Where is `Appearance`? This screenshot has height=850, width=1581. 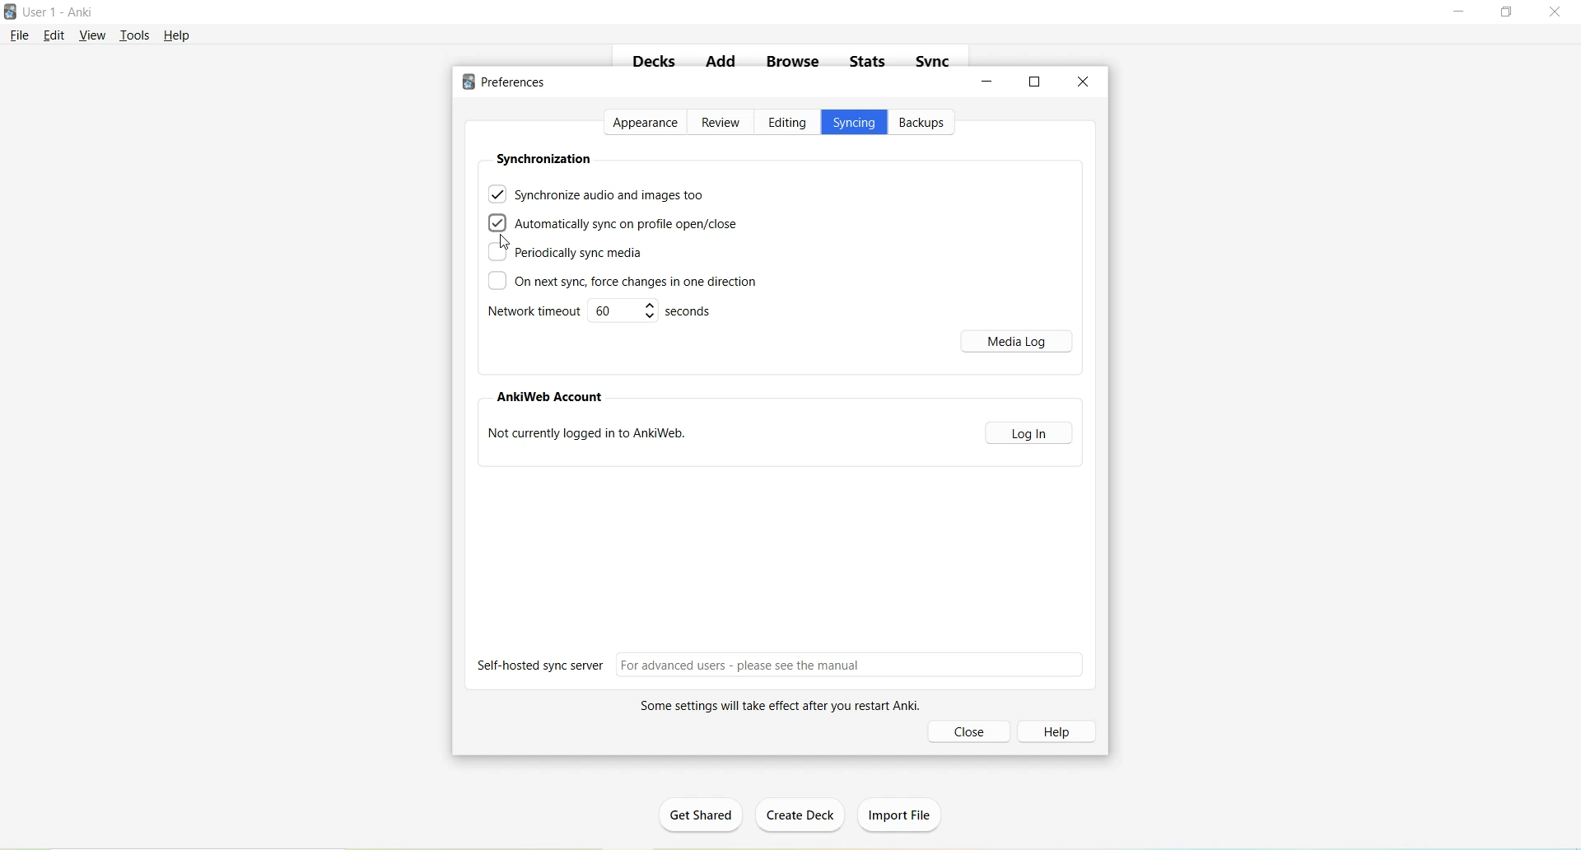
Appearance is located at coordinates (646, 123).